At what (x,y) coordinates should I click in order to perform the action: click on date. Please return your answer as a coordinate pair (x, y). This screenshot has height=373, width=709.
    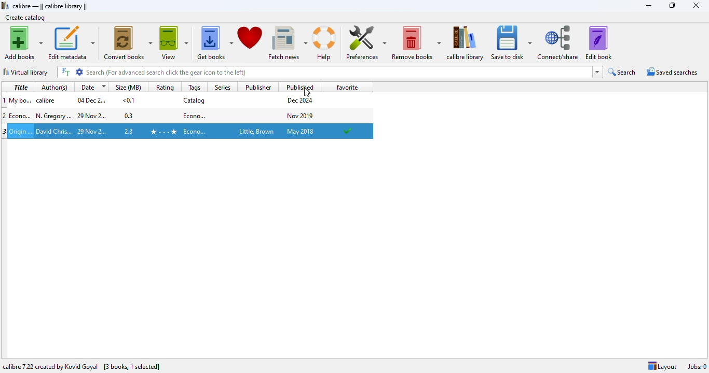
    Looking at the image, I should click on (92, 131).